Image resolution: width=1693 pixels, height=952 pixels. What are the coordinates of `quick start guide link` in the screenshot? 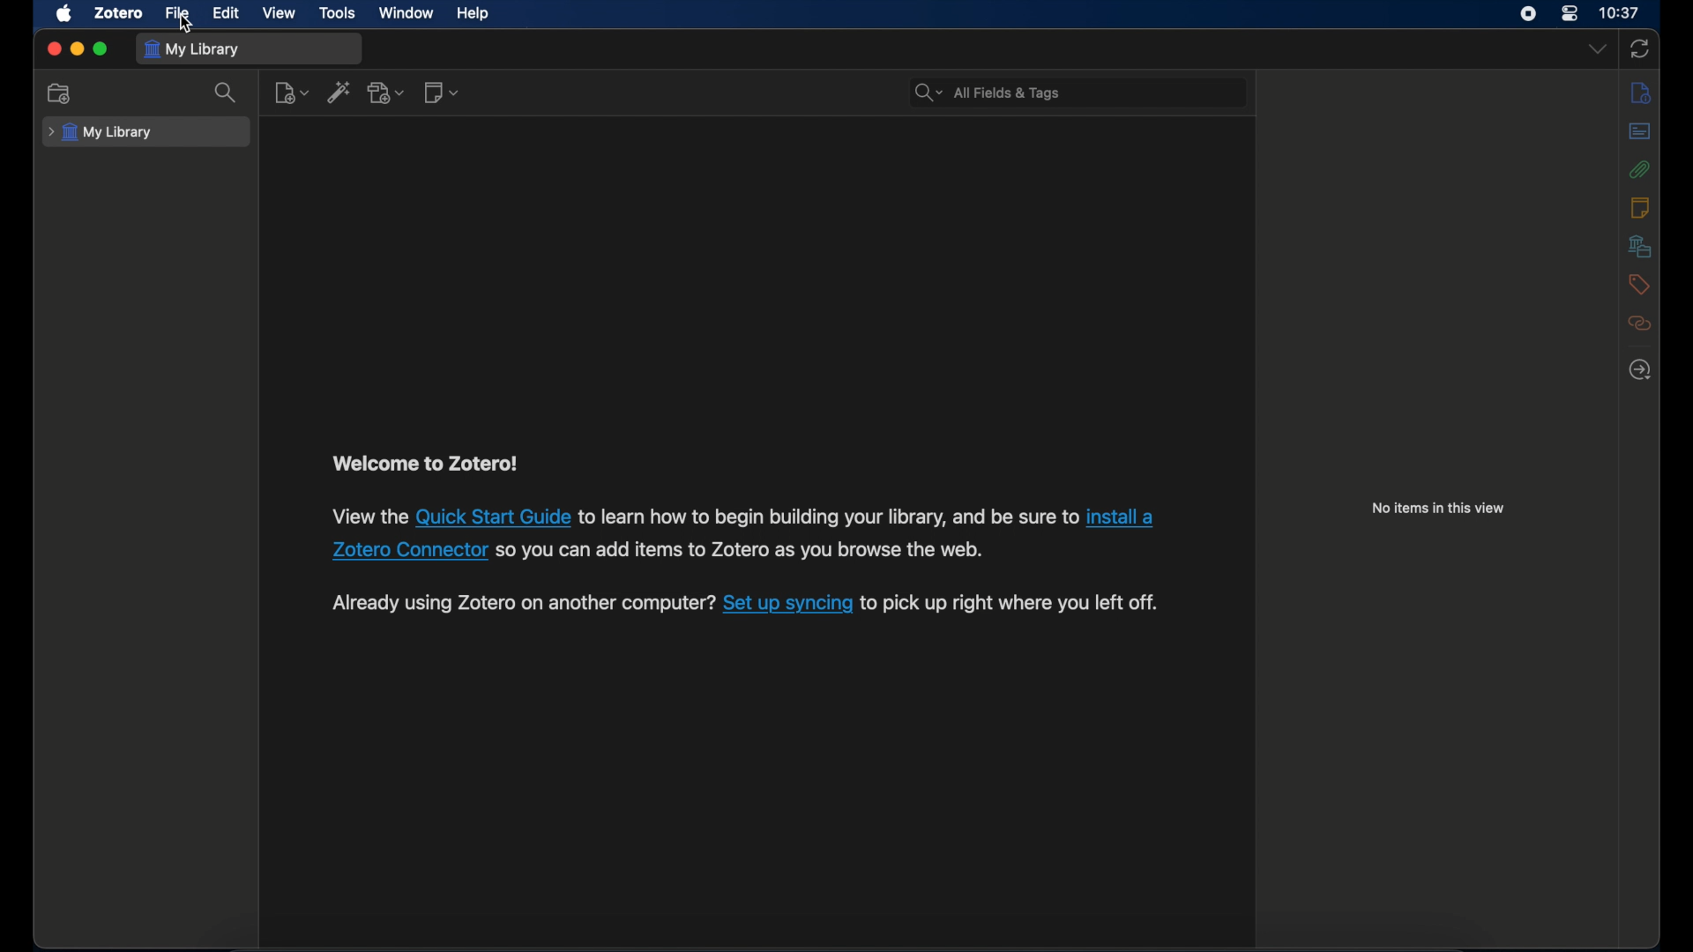 It's located at (495, 519).